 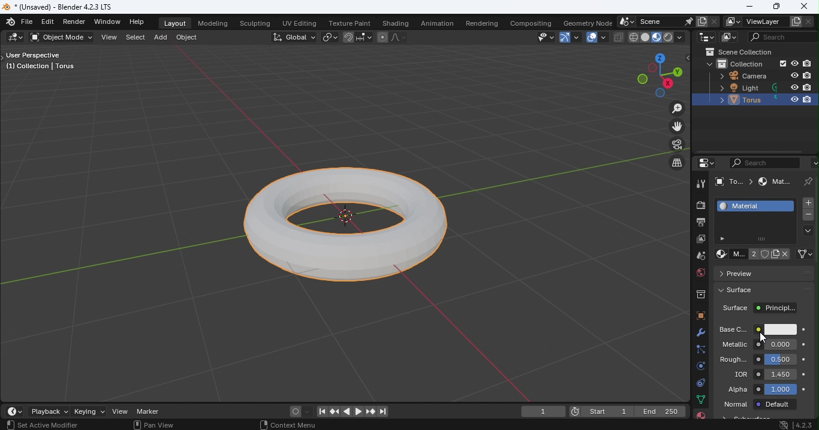 What do you see at coordinates (731, 22) in the screenshot?
I see `The active workspace view layer showing in the window` at bounding box center [731, 22].